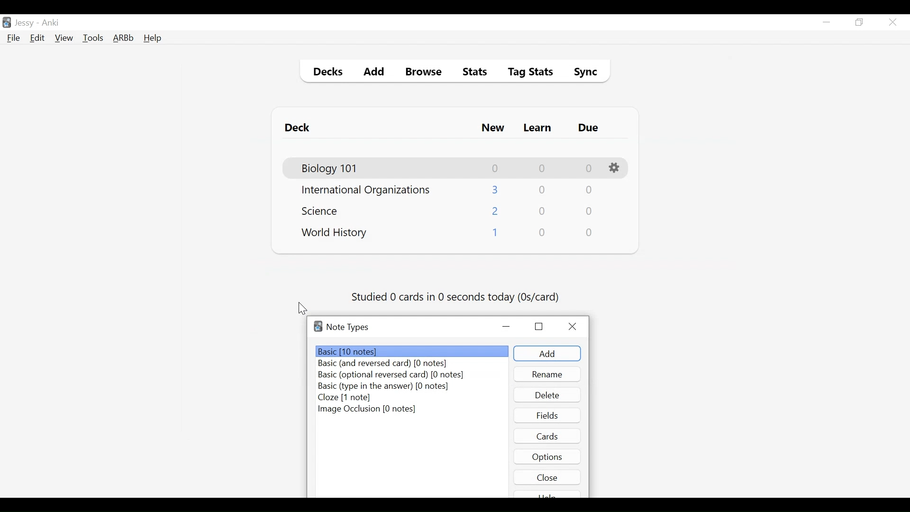 This screenshot has height=512, width=910. I want to click on Delete, so click(546, 395).